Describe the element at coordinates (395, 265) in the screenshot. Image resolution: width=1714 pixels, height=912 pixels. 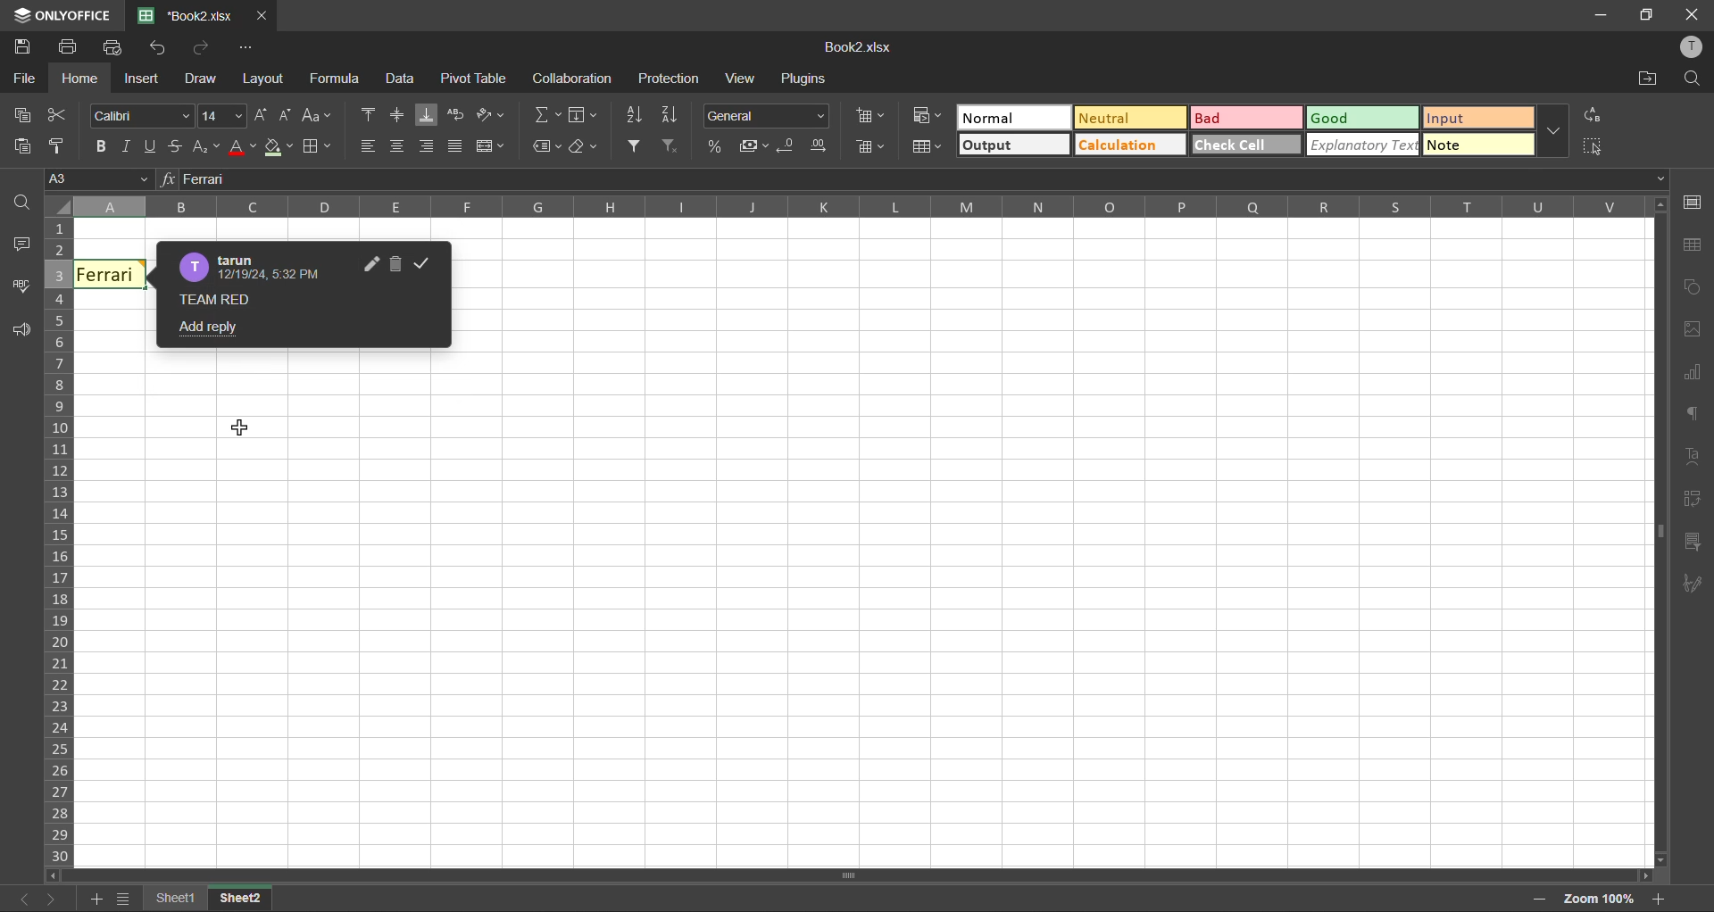
I see `delete comment` at that location.